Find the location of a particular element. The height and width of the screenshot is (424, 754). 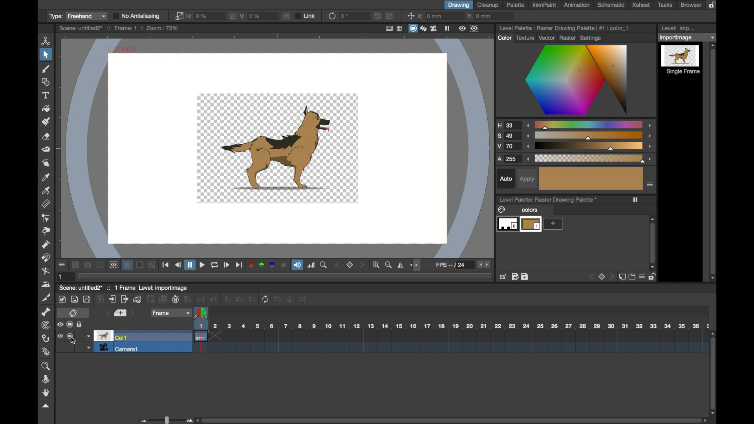

v is located at coordinates (252, 16).